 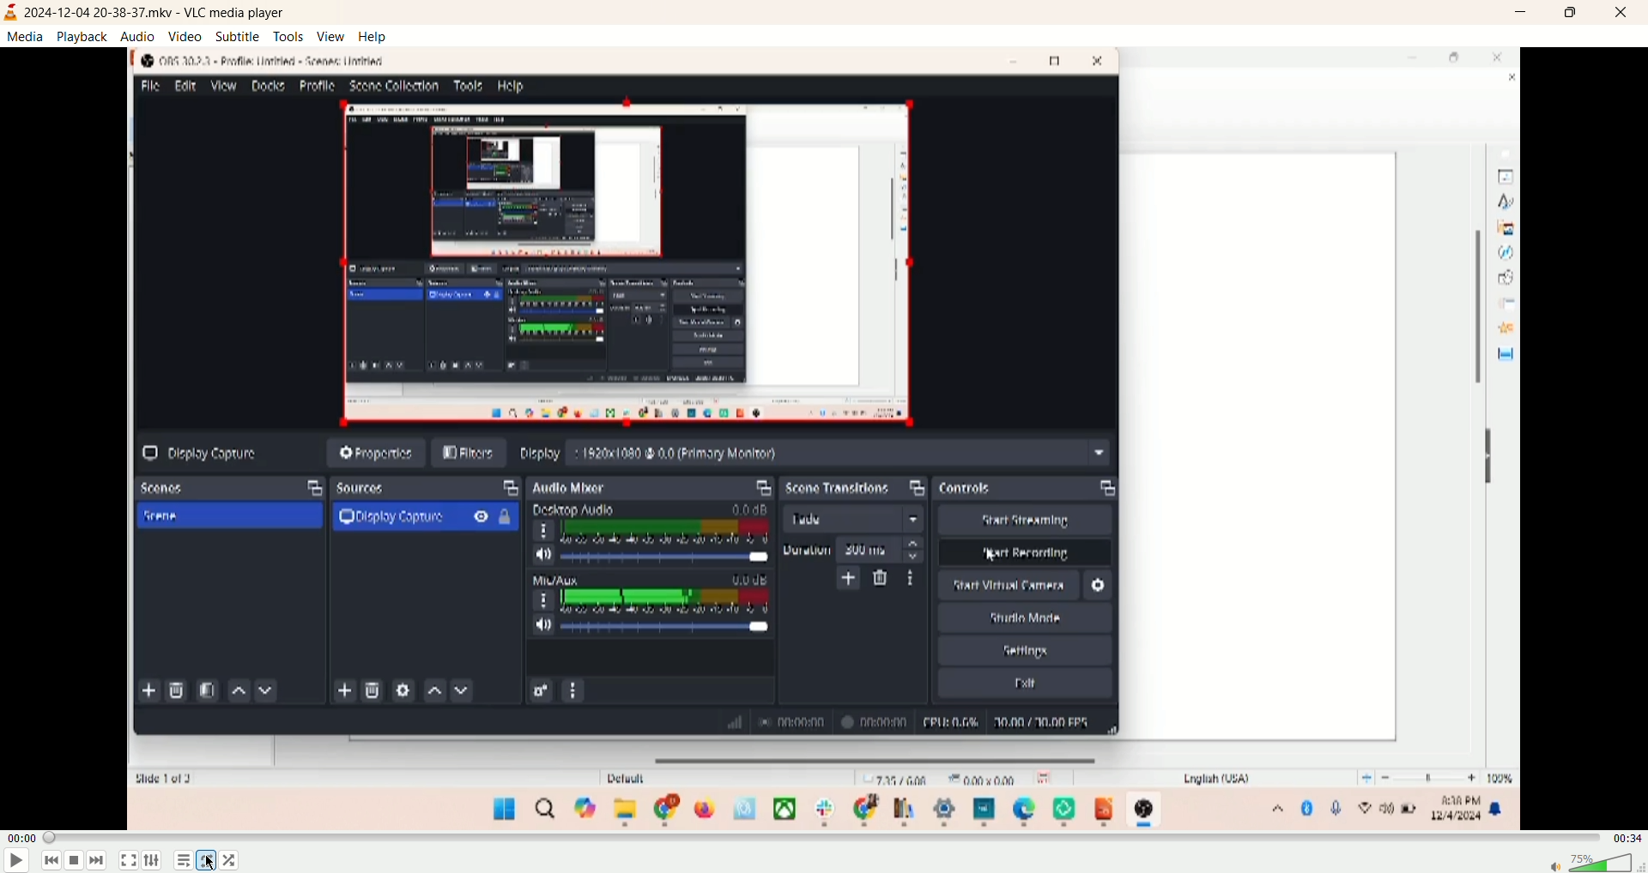 What do you see at coordinates (826, 441) in the screenshot?
I see `main screen` at bounding box center [826, 441].